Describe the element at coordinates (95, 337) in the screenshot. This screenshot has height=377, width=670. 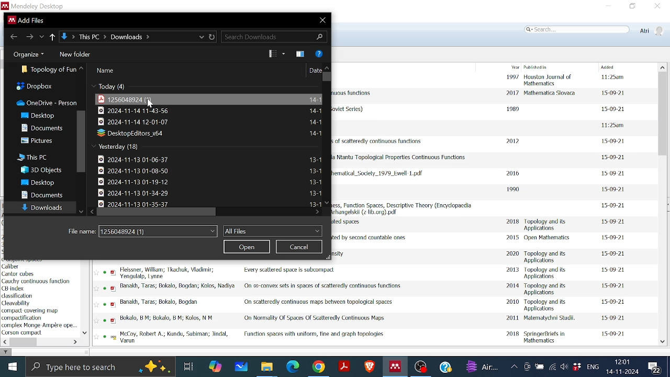
I see `Favourite` at that location.